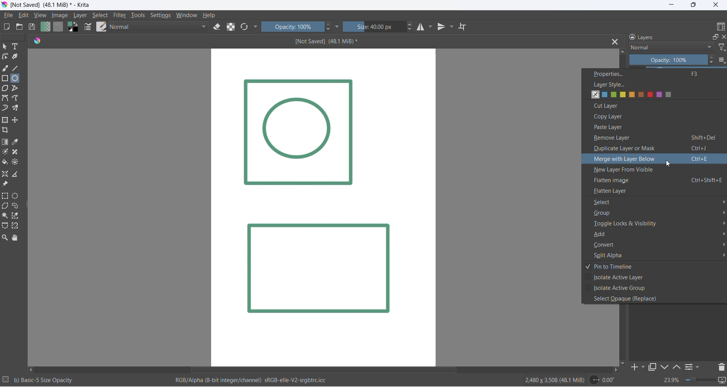 The height and width of the screenshot is (387, 727). I want to click on layers heading, so click(663, 36).